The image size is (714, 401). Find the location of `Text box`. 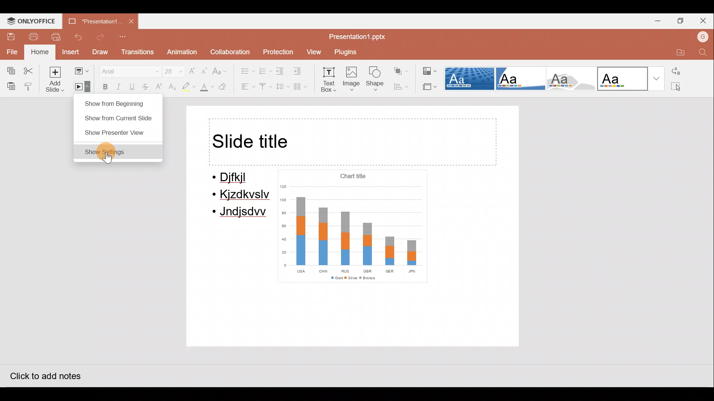

Text box is located at coordinates (329, 79).